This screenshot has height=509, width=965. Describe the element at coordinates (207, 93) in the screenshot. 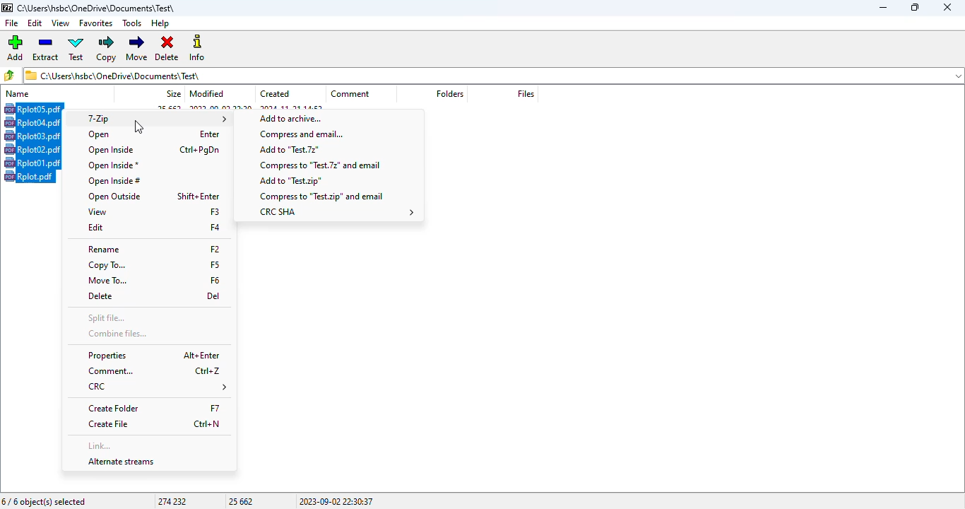

I see `modified` at that location.